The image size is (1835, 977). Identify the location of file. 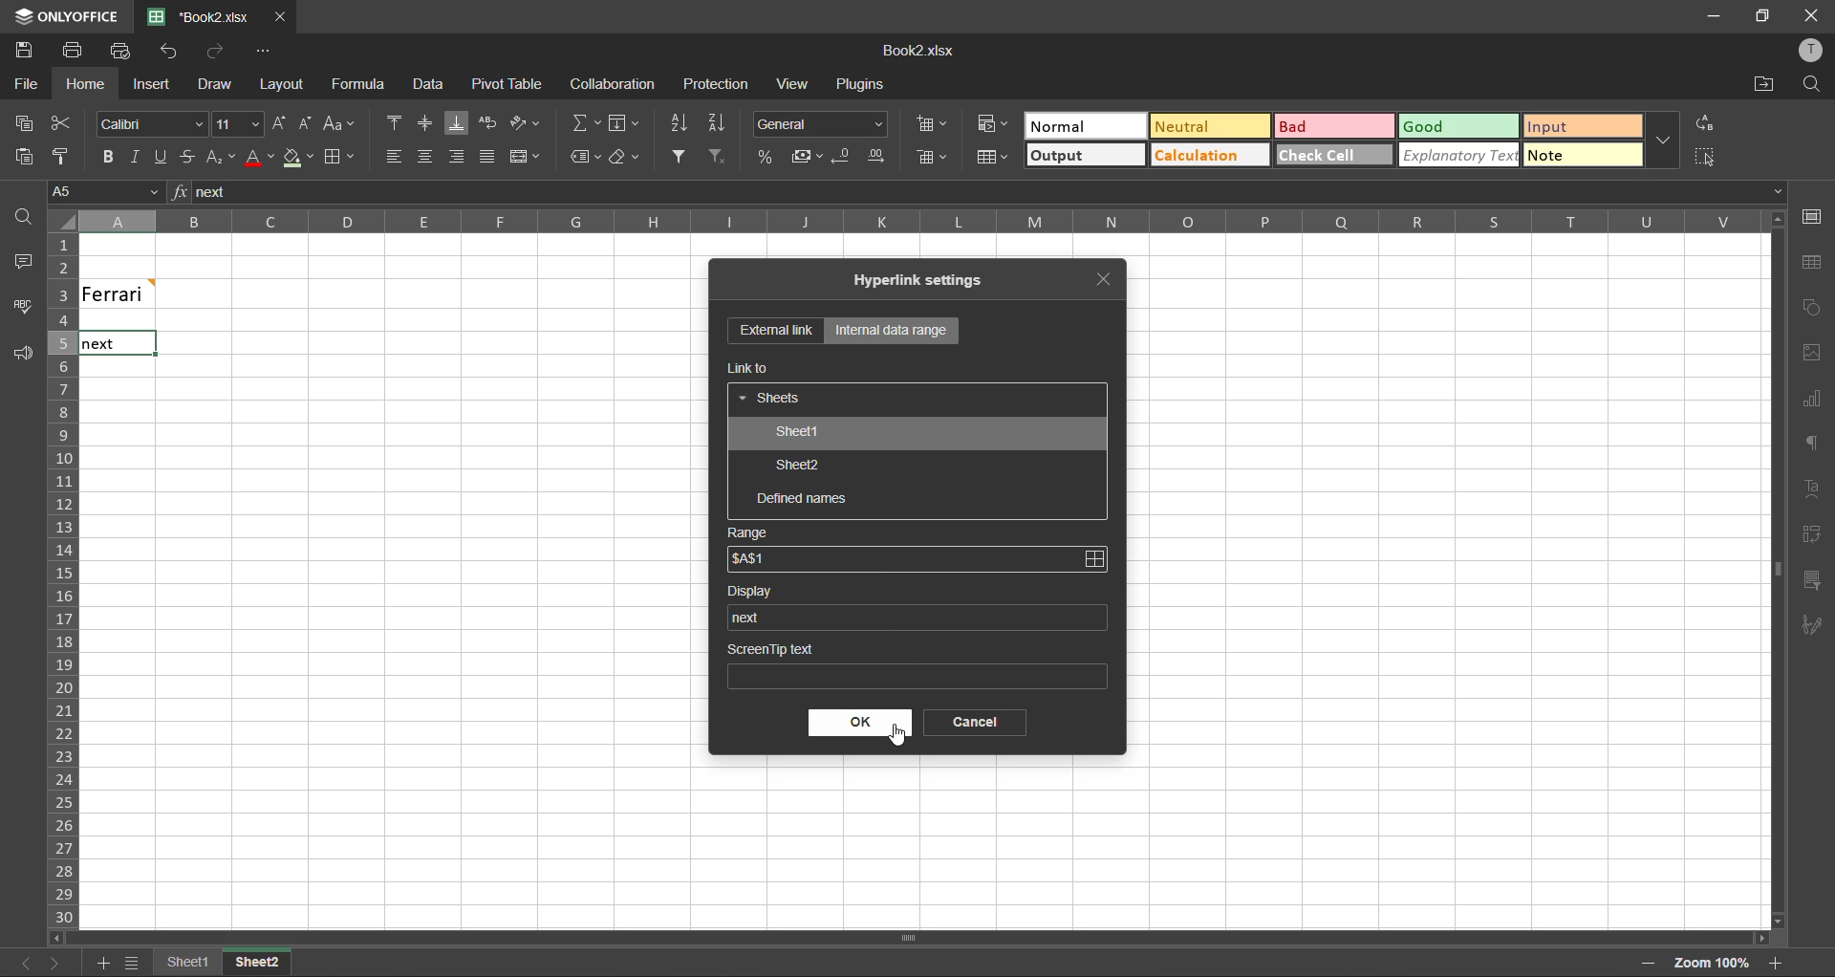
(25, 85).